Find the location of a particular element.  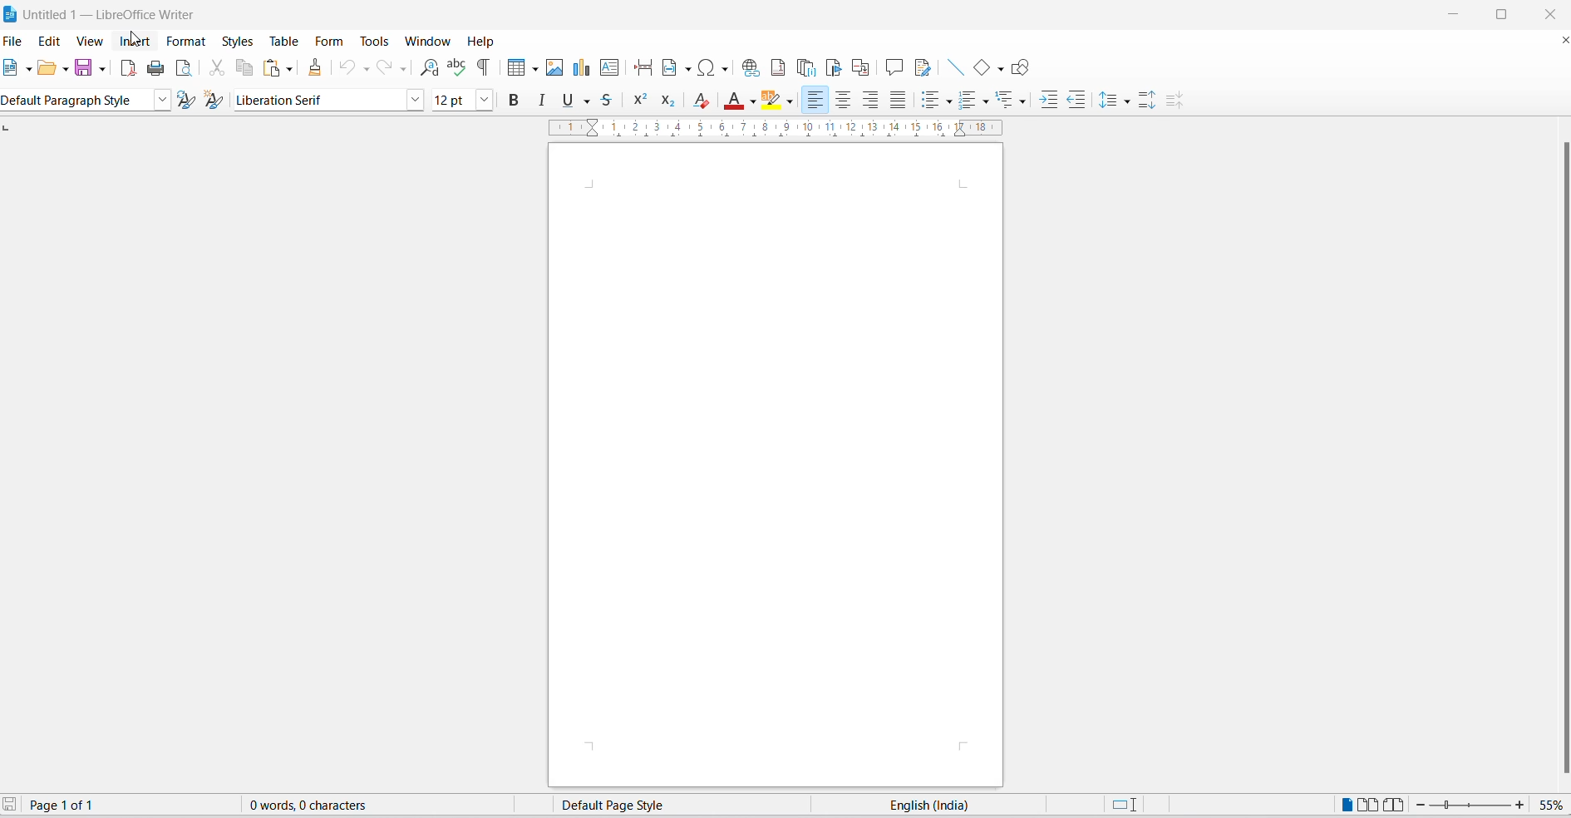

undo options is located at coordinates (367, 70).